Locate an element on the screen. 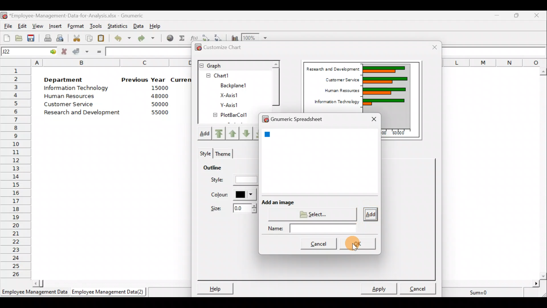 The image size is (547, 308). Redo undone action is located at coordinates (149, 39).